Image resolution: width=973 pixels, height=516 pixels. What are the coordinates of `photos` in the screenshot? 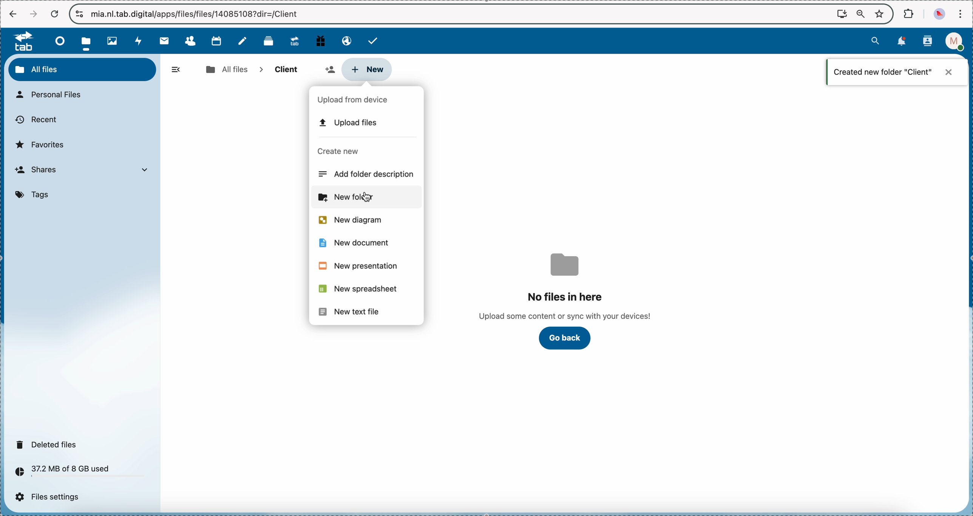 It's located at (114, 41).